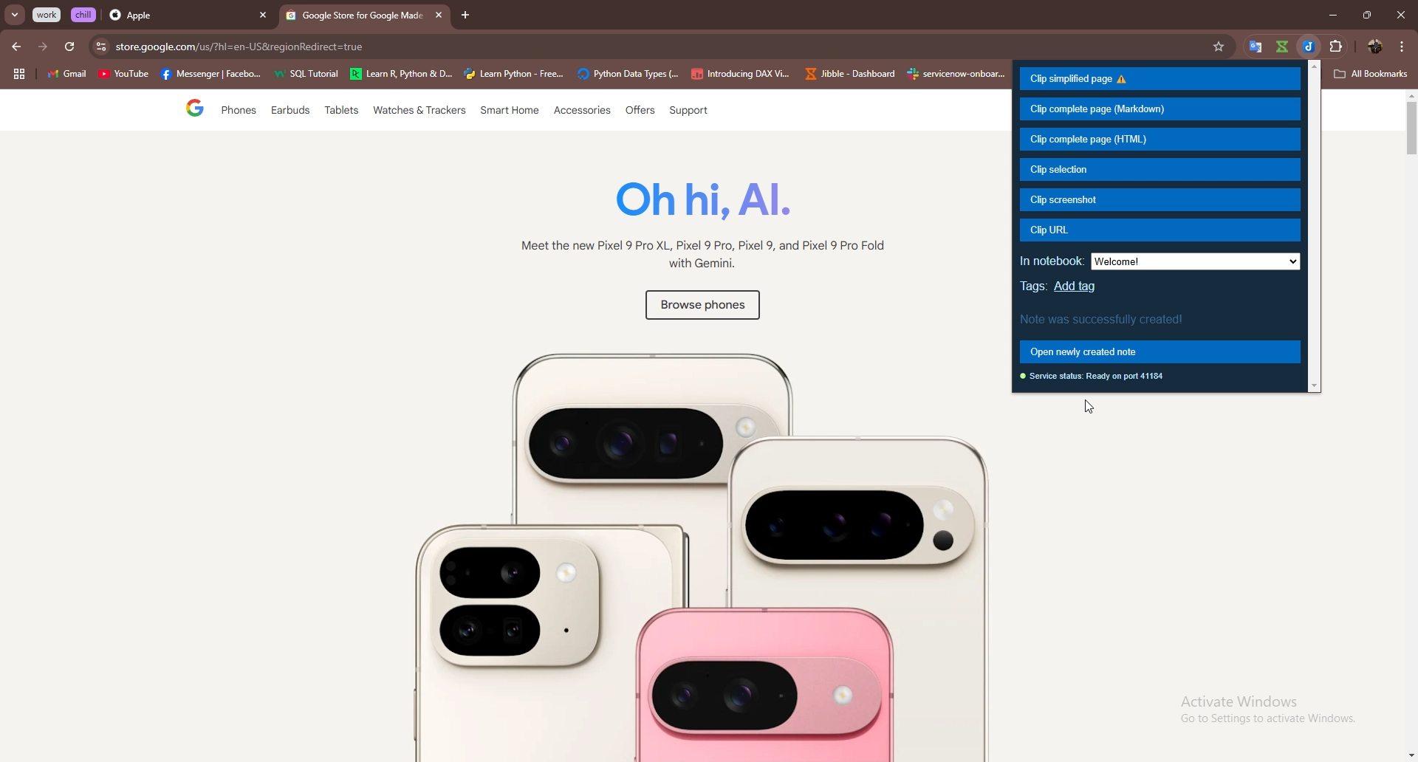 This screenshot has height=762, width=1418. Describe the element at coordinates (1400, 15) in the screenshot. I see `close` at that location.